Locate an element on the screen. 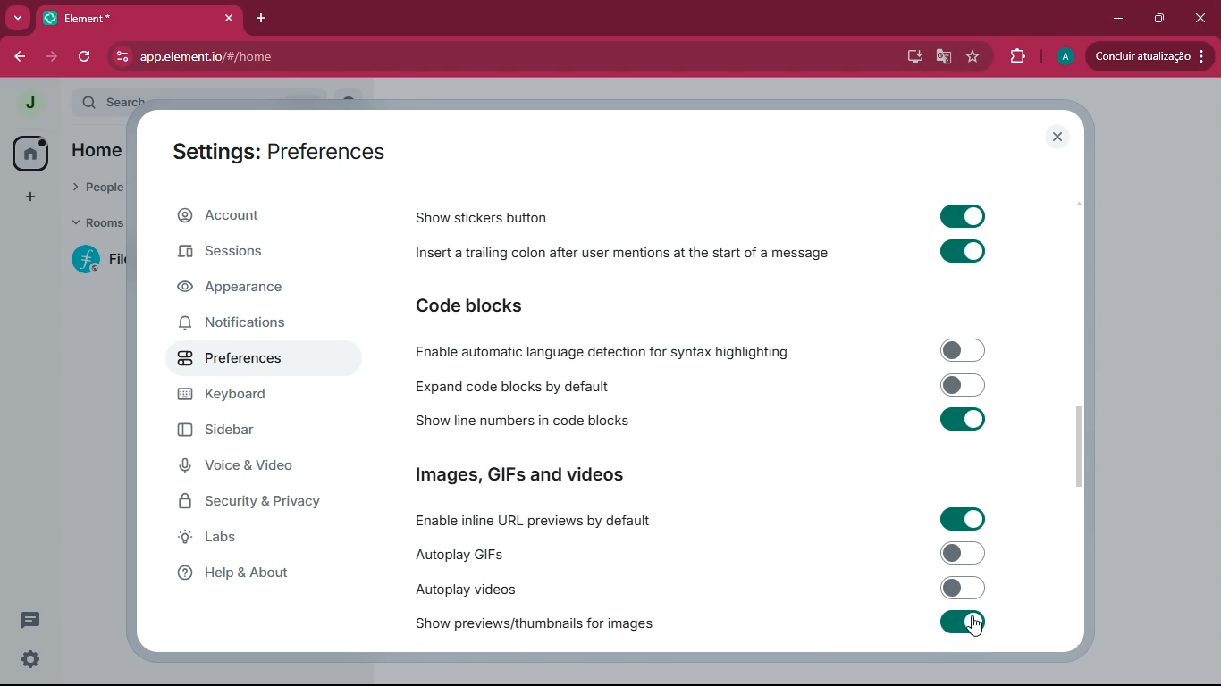 This screenshot has height=686, width=1221. add tab is located at coordinates (263, 18).